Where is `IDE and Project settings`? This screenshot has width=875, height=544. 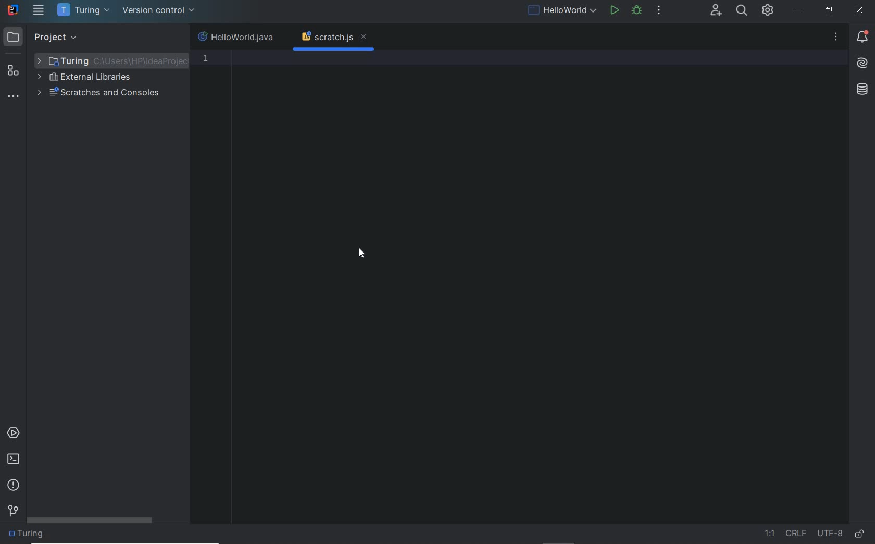 IDE and Project settings is located at coordinates (768, 11).